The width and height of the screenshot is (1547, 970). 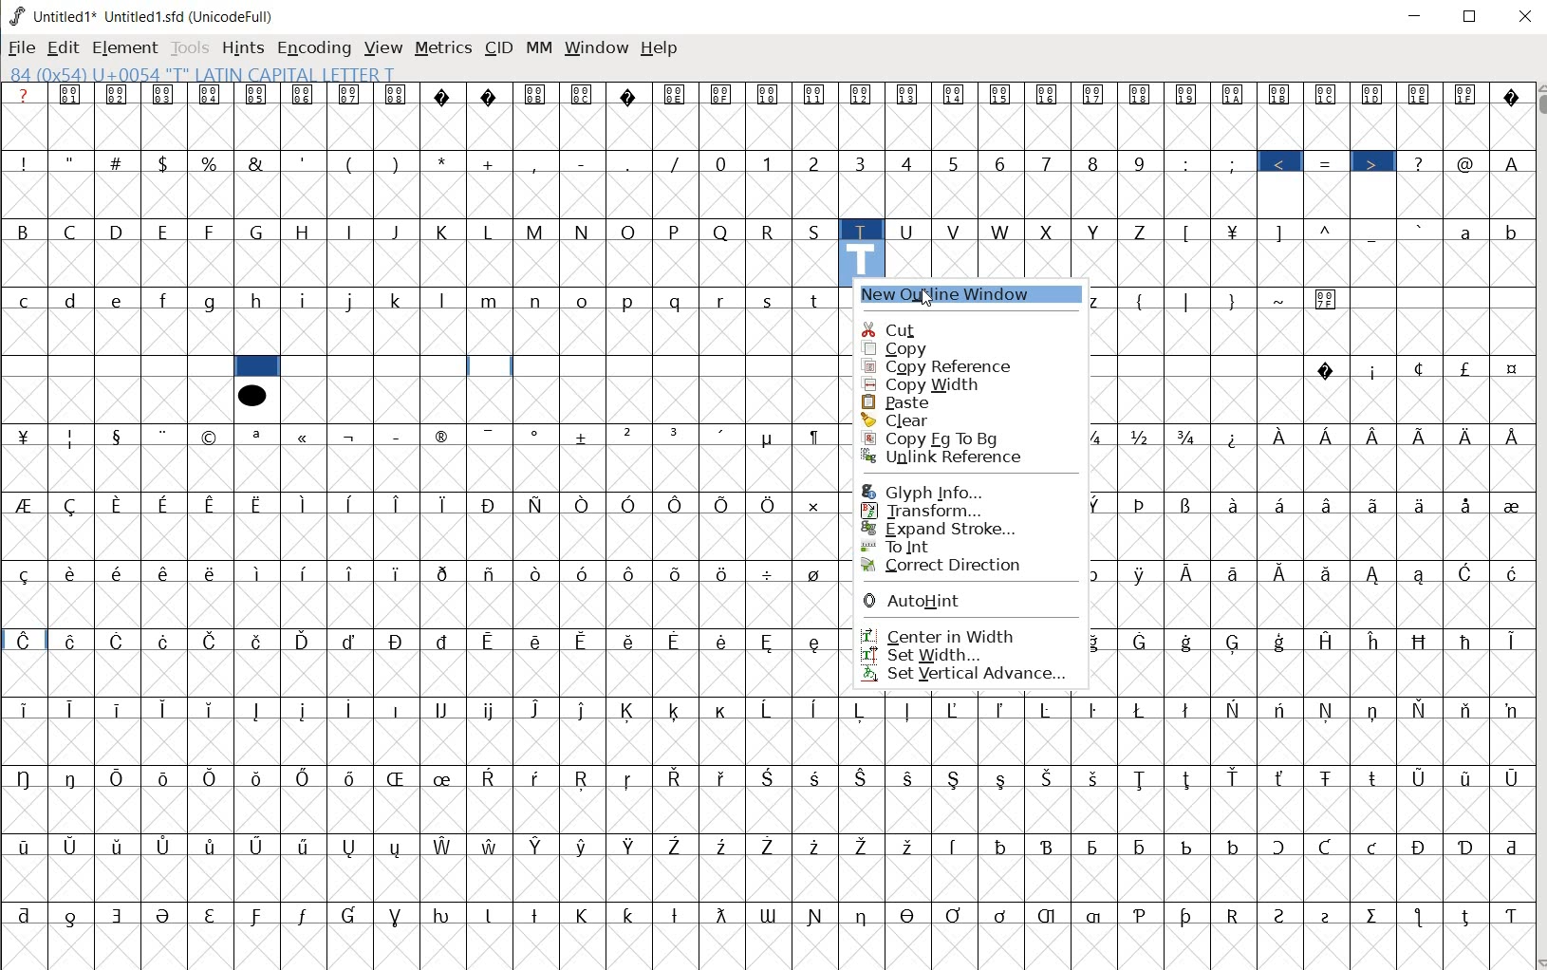 What do you see at coordinates (1510, 160) in the screenshot?
I see `A` at bounding box center [1510, 160].